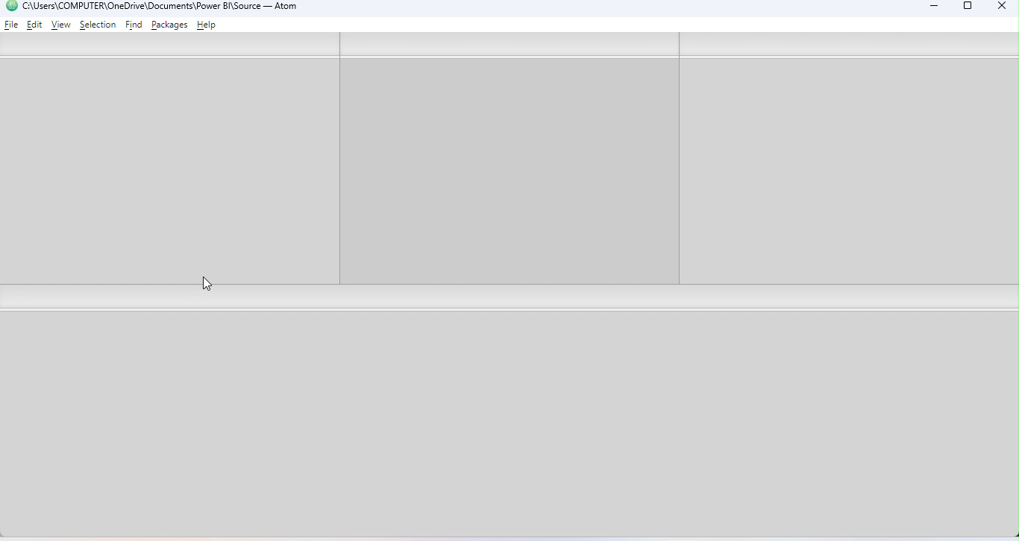 The width and height of the screenshot is (1019, 541). What do you see at coordinates (209, 26) in the screenshot?
I see `Help` at bounding box center [209, 26].